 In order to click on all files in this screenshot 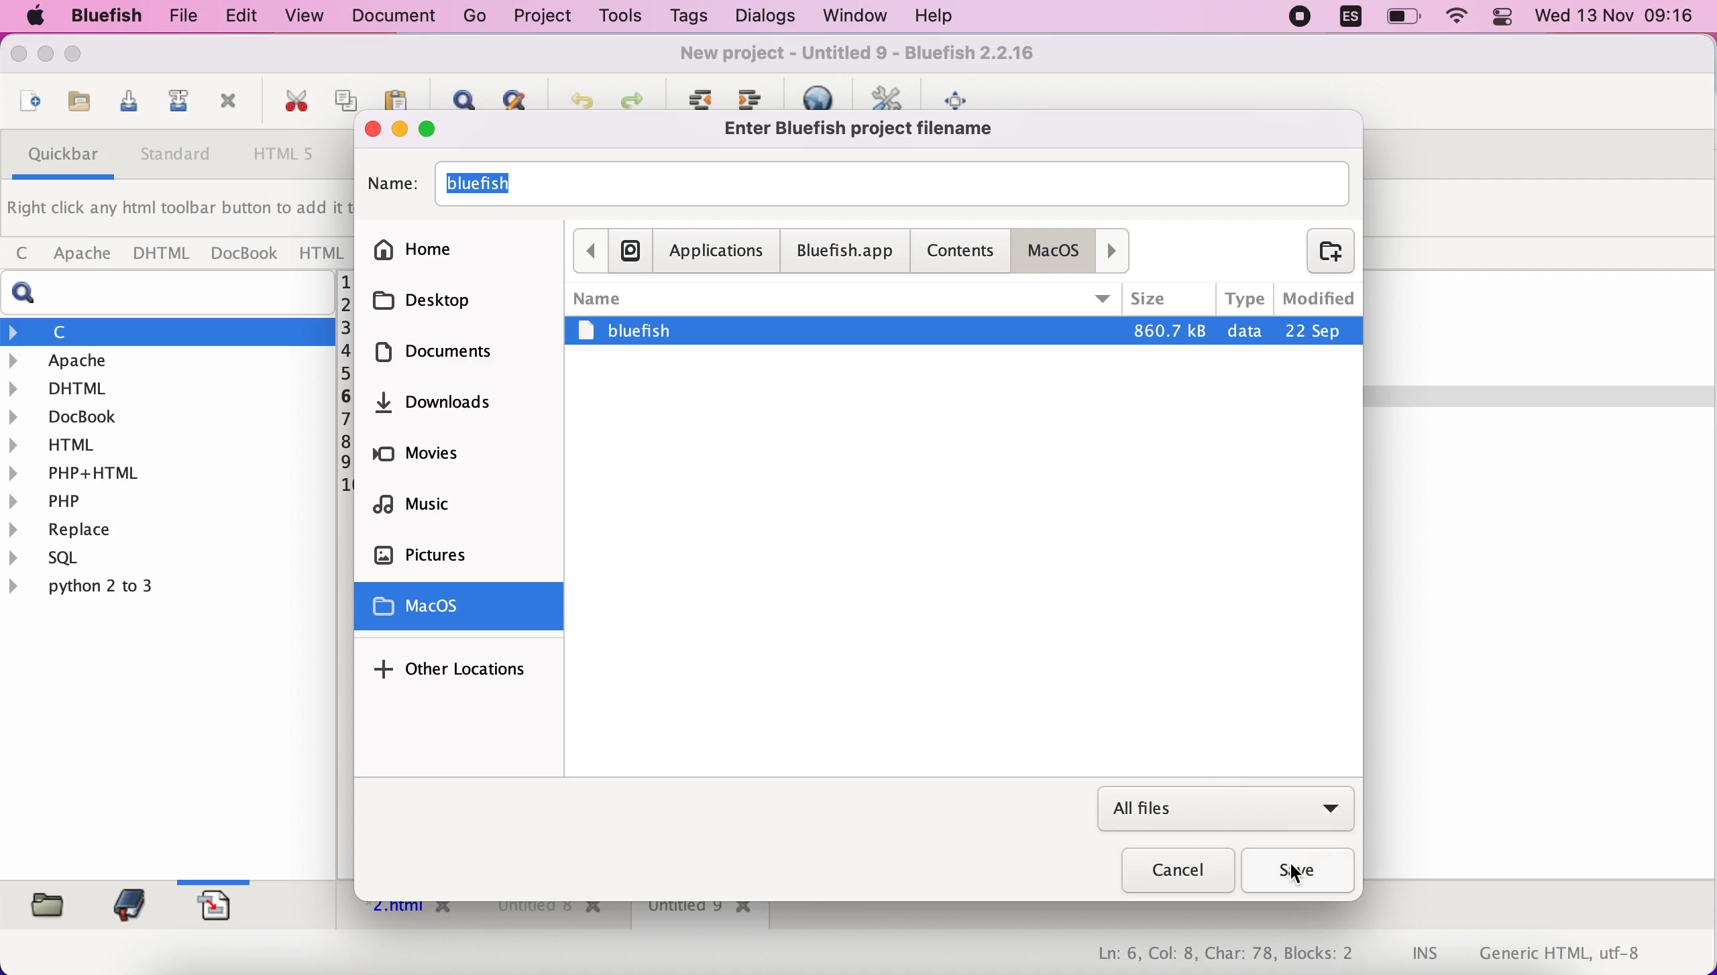, I will do `click(1225, 810)`.